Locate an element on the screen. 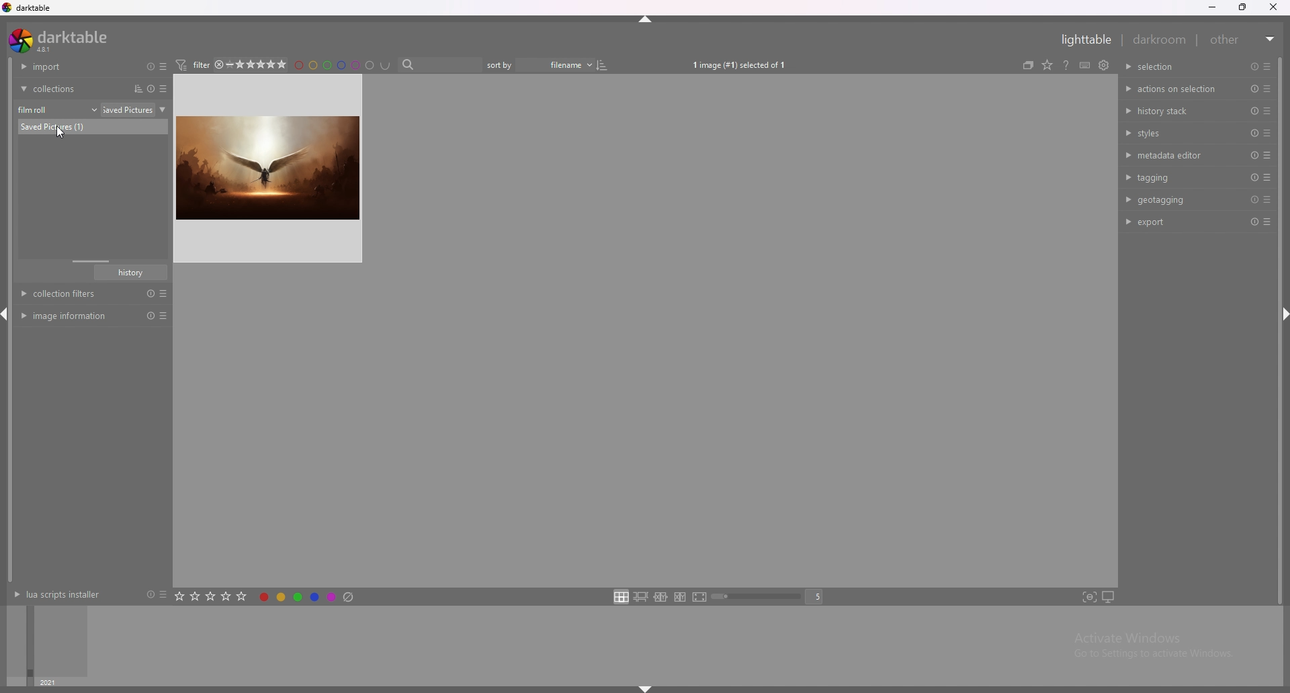  reset is located at coordinates (1254, 200).